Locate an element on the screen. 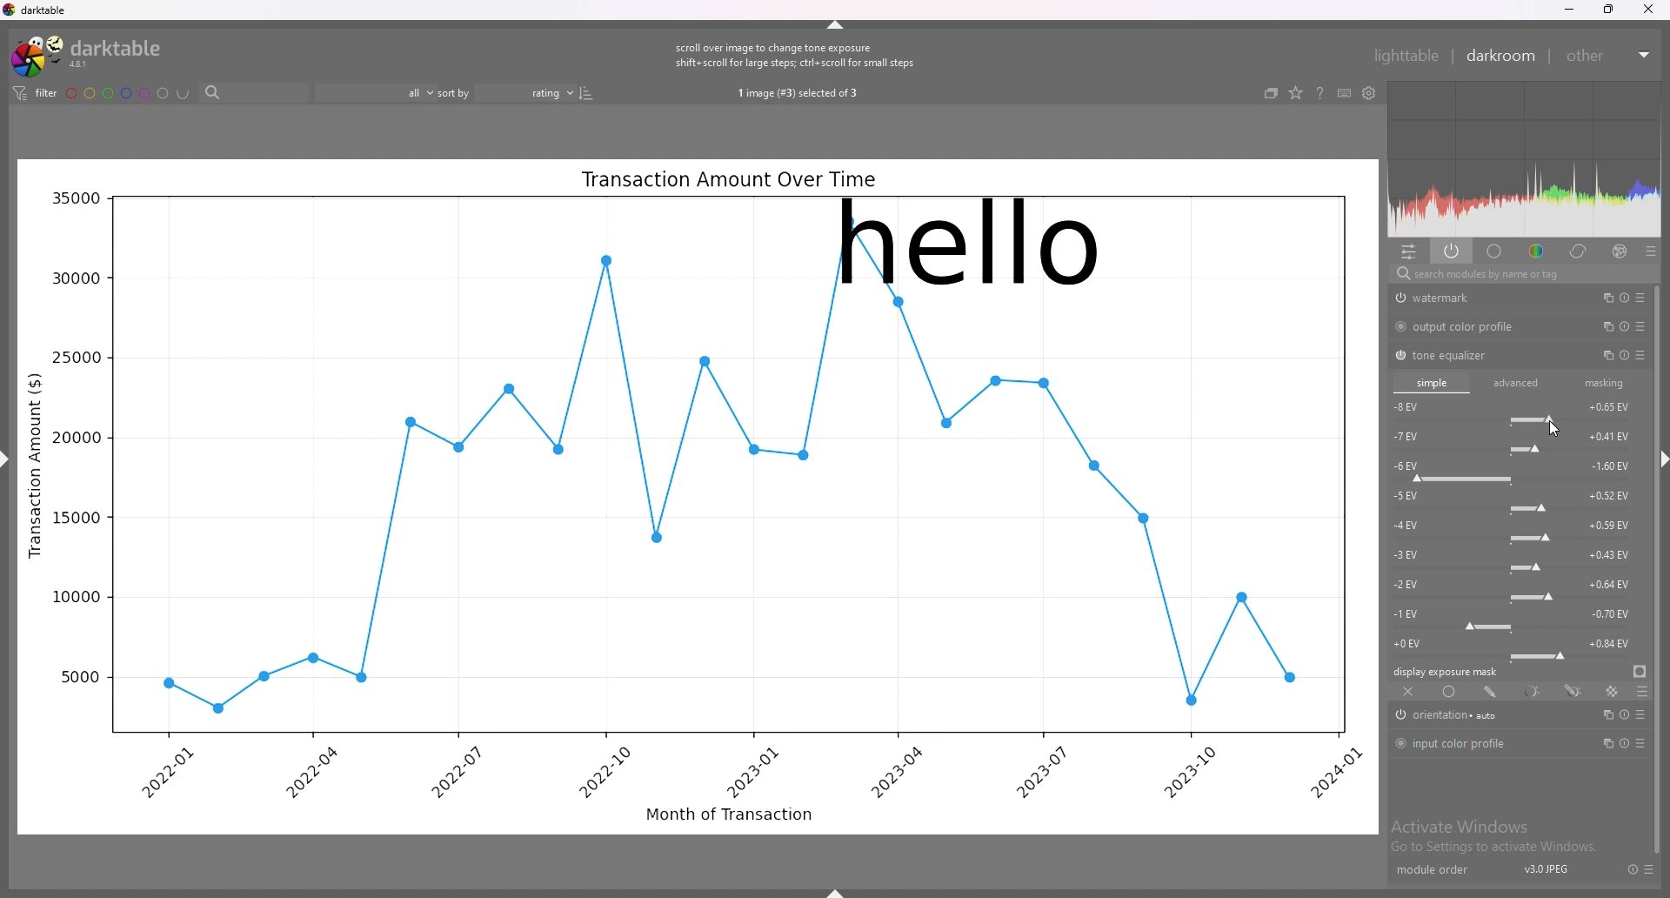 The image size is (1670, 898). drawn and parametric mask is located at coordinates (1572, 690).